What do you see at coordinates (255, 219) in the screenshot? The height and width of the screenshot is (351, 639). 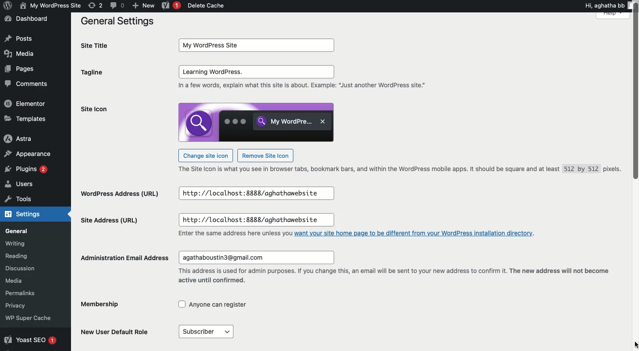 I see `http: //1ocalhost:8888/aghathawebsite` at bounding box center [255, 219].